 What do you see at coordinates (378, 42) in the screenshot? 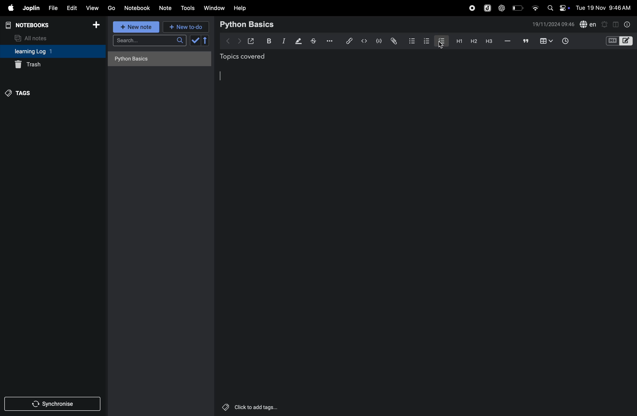
I see `code block` at bounding box center [378, 42].